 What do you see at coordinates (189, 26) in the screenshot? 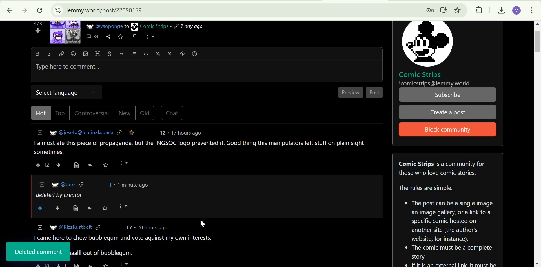
I see `1 day ago` at bounding box center [189, 26].